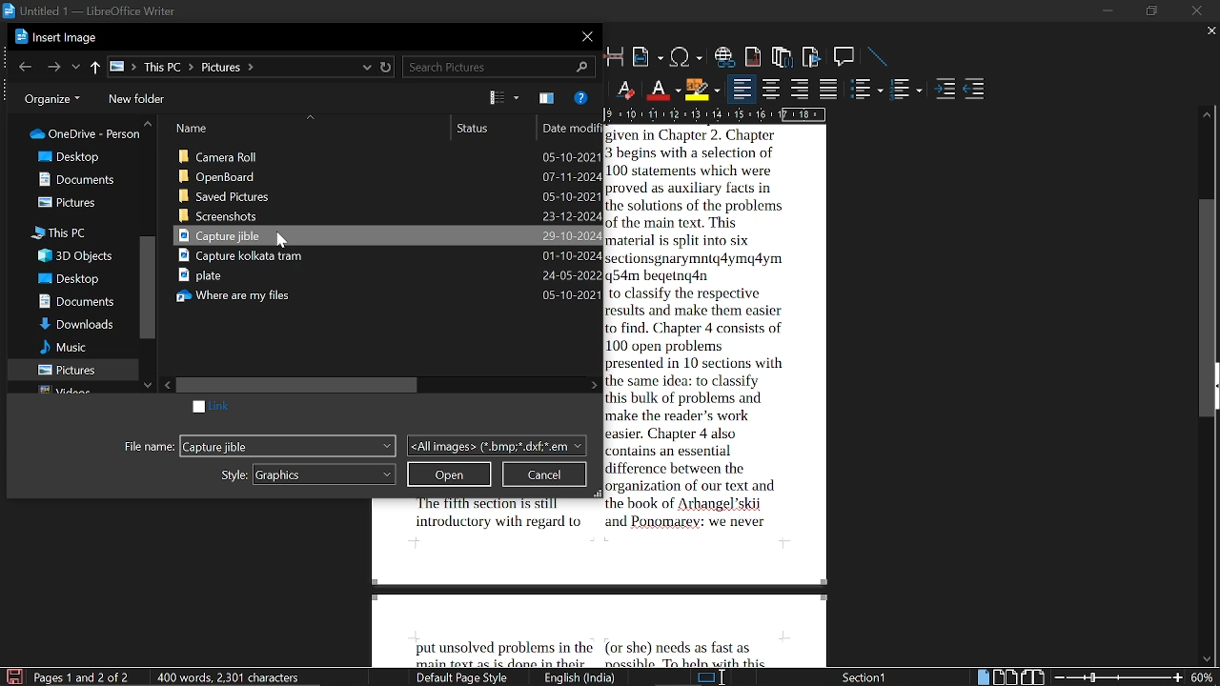  I want to click on book view, so click(1034, 677).